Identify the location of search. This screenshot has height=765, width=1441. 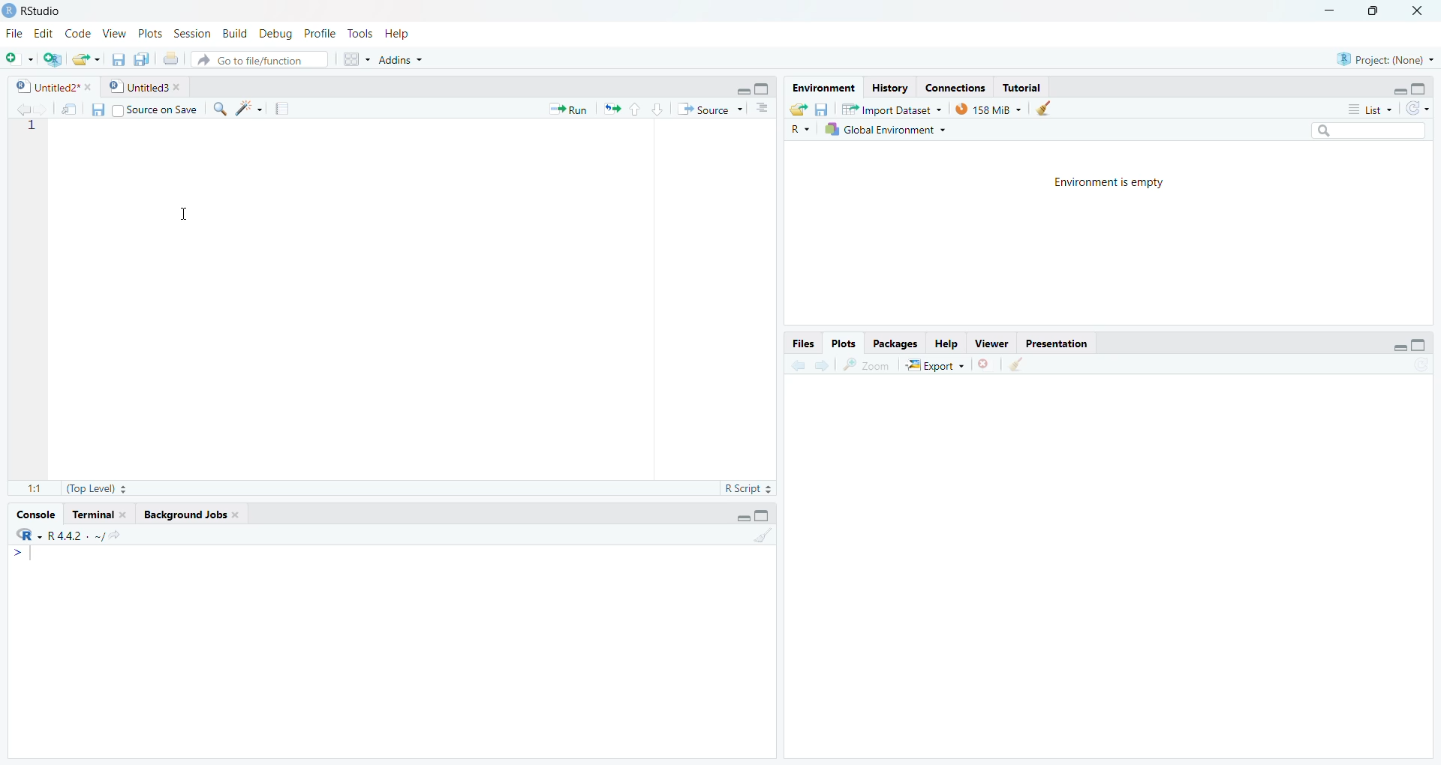
(1365, 131).